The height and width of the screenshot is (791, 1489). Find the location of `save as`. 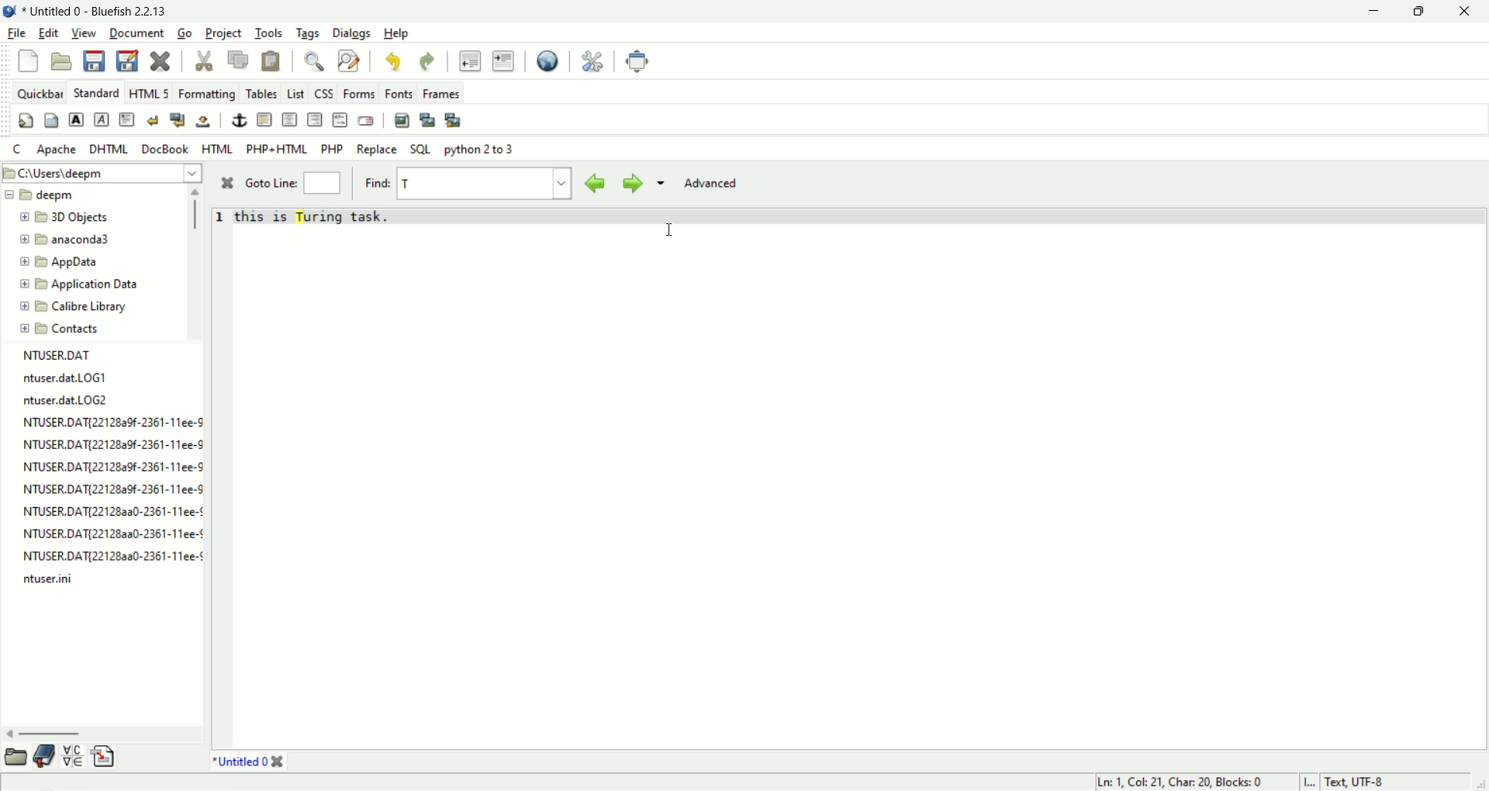

save as is located at coordinates (127, 60).